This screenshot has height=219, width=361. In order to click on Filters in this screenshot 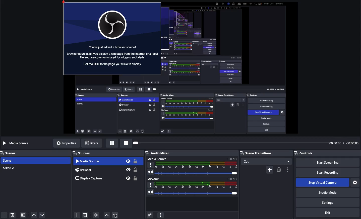, I will do `click(91, 143)`.